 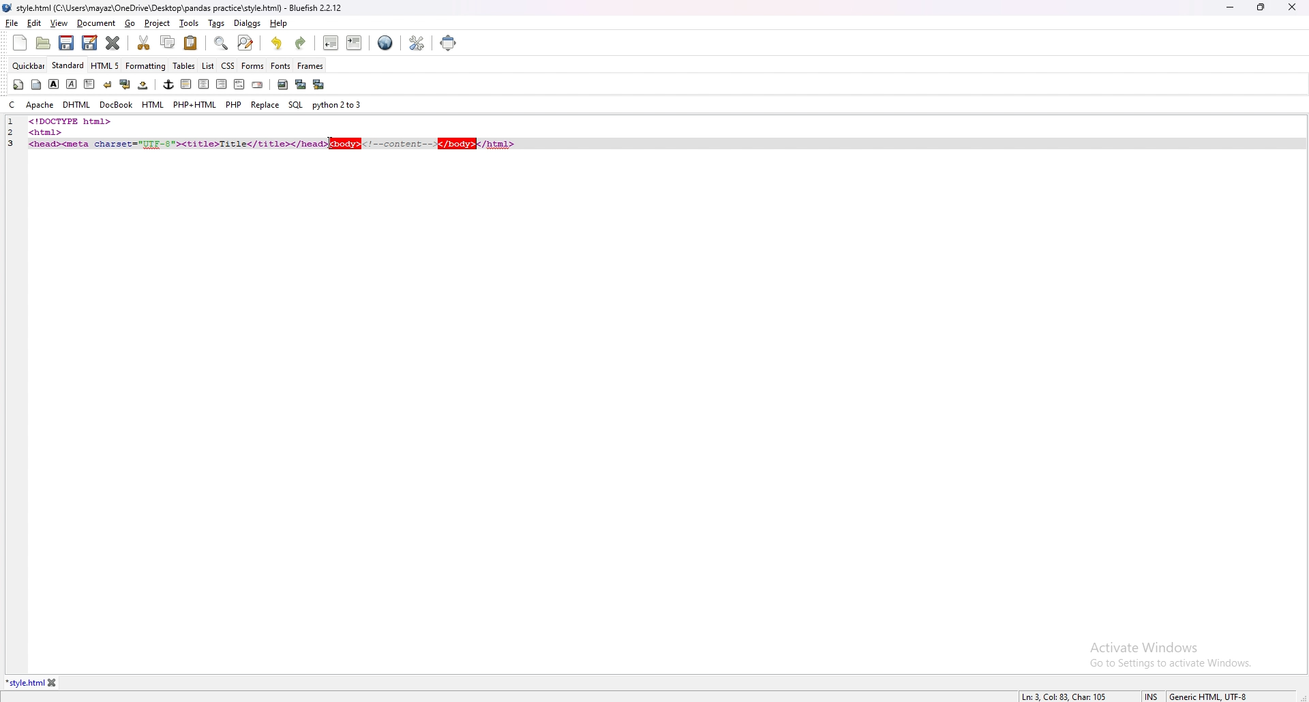 I want to click on view, so click(x=59, y=23).